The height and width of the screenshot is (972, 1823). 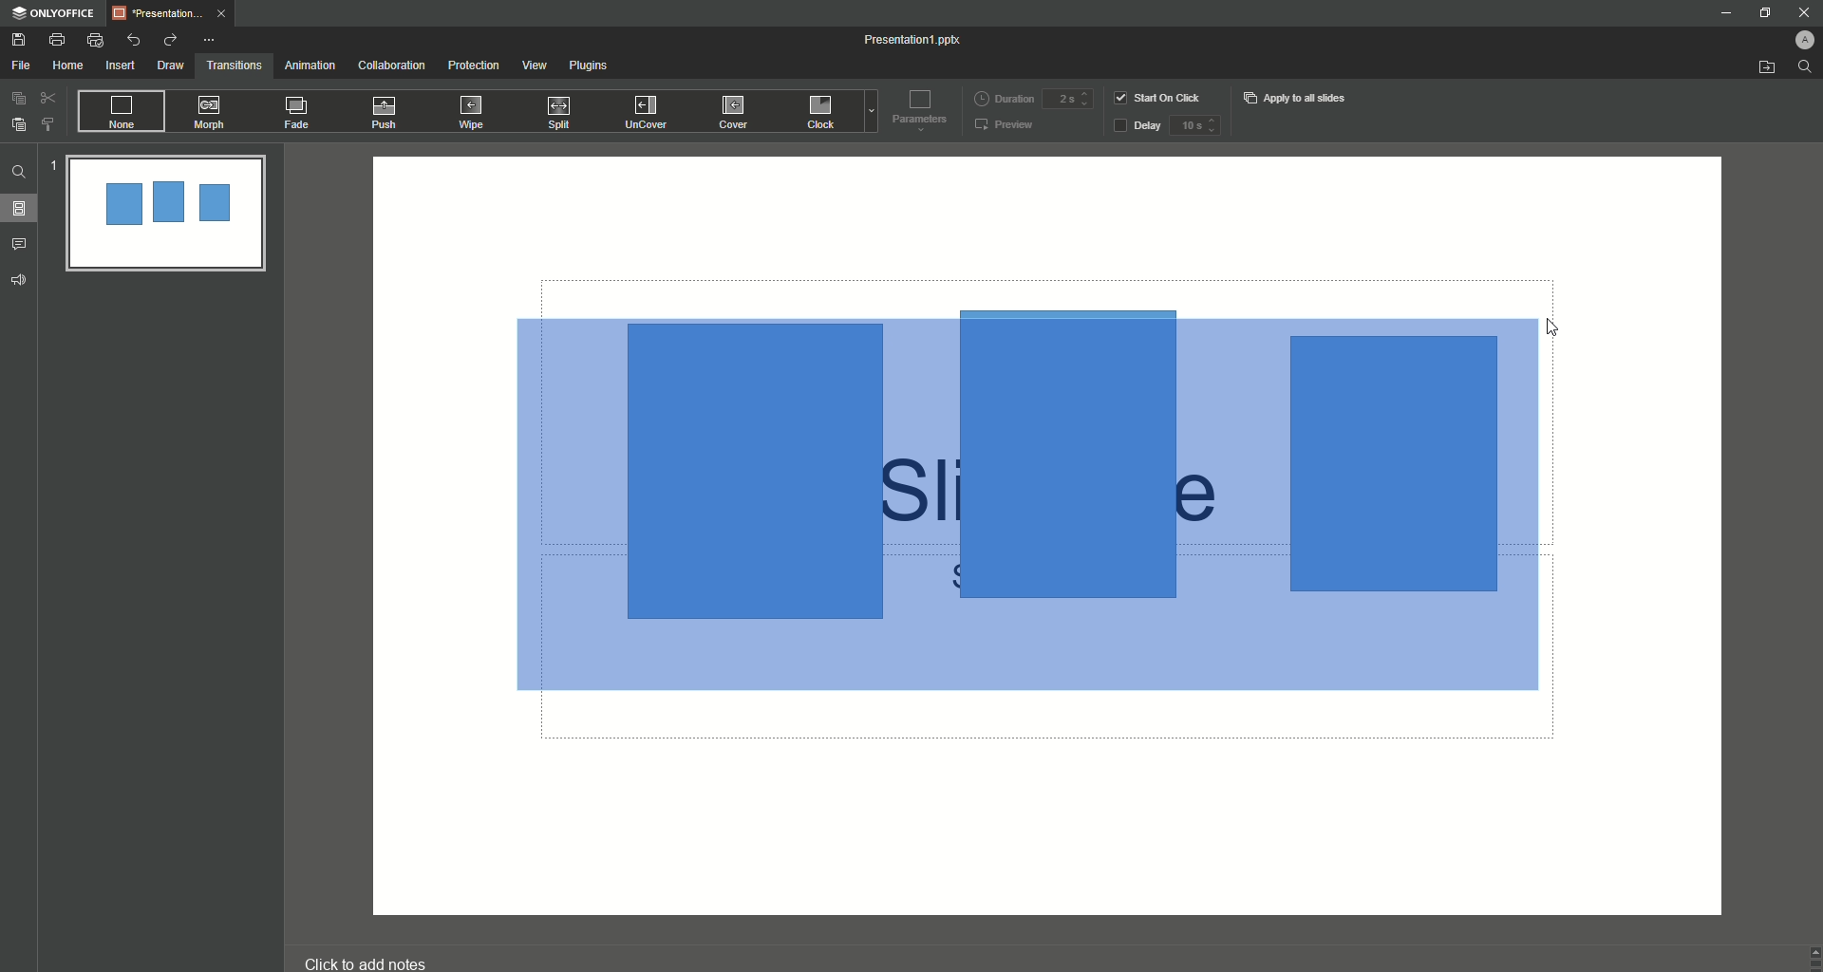 I want to click on Find, so click(x=19, y=172).